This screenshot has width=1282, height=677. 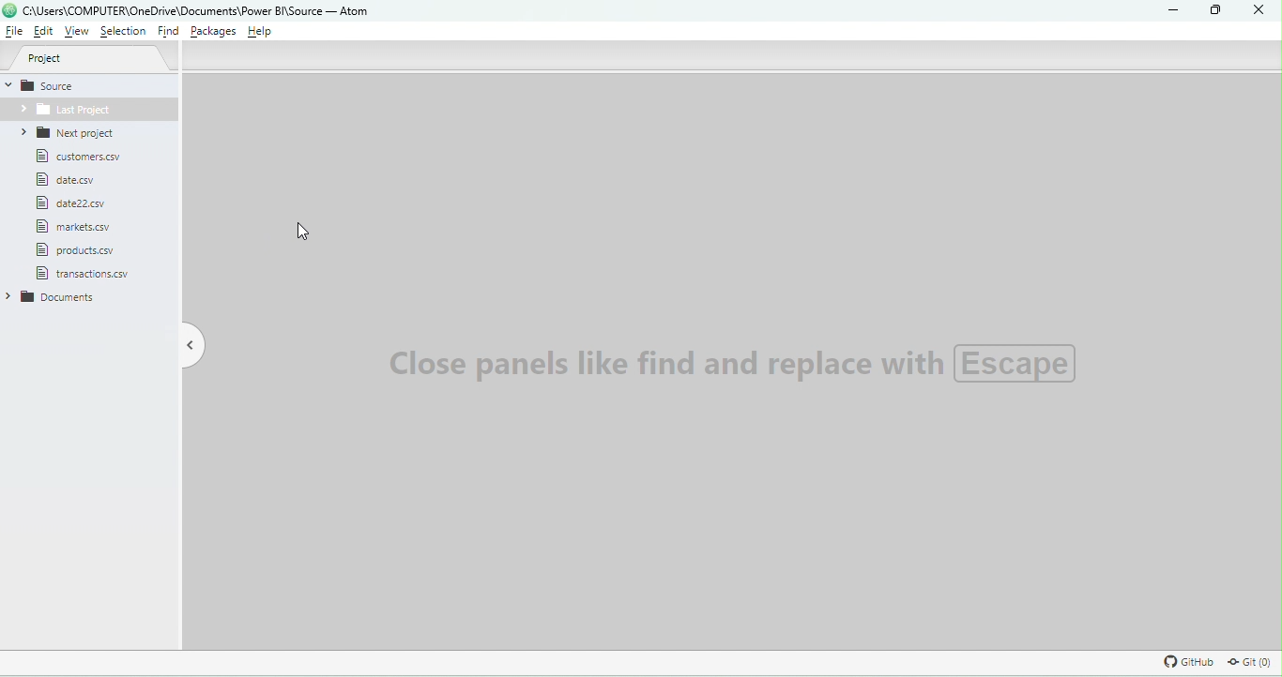 What do you see at coordinates (76, 227) in the screenshot?
I see `File` at bounding box center [76, 227].